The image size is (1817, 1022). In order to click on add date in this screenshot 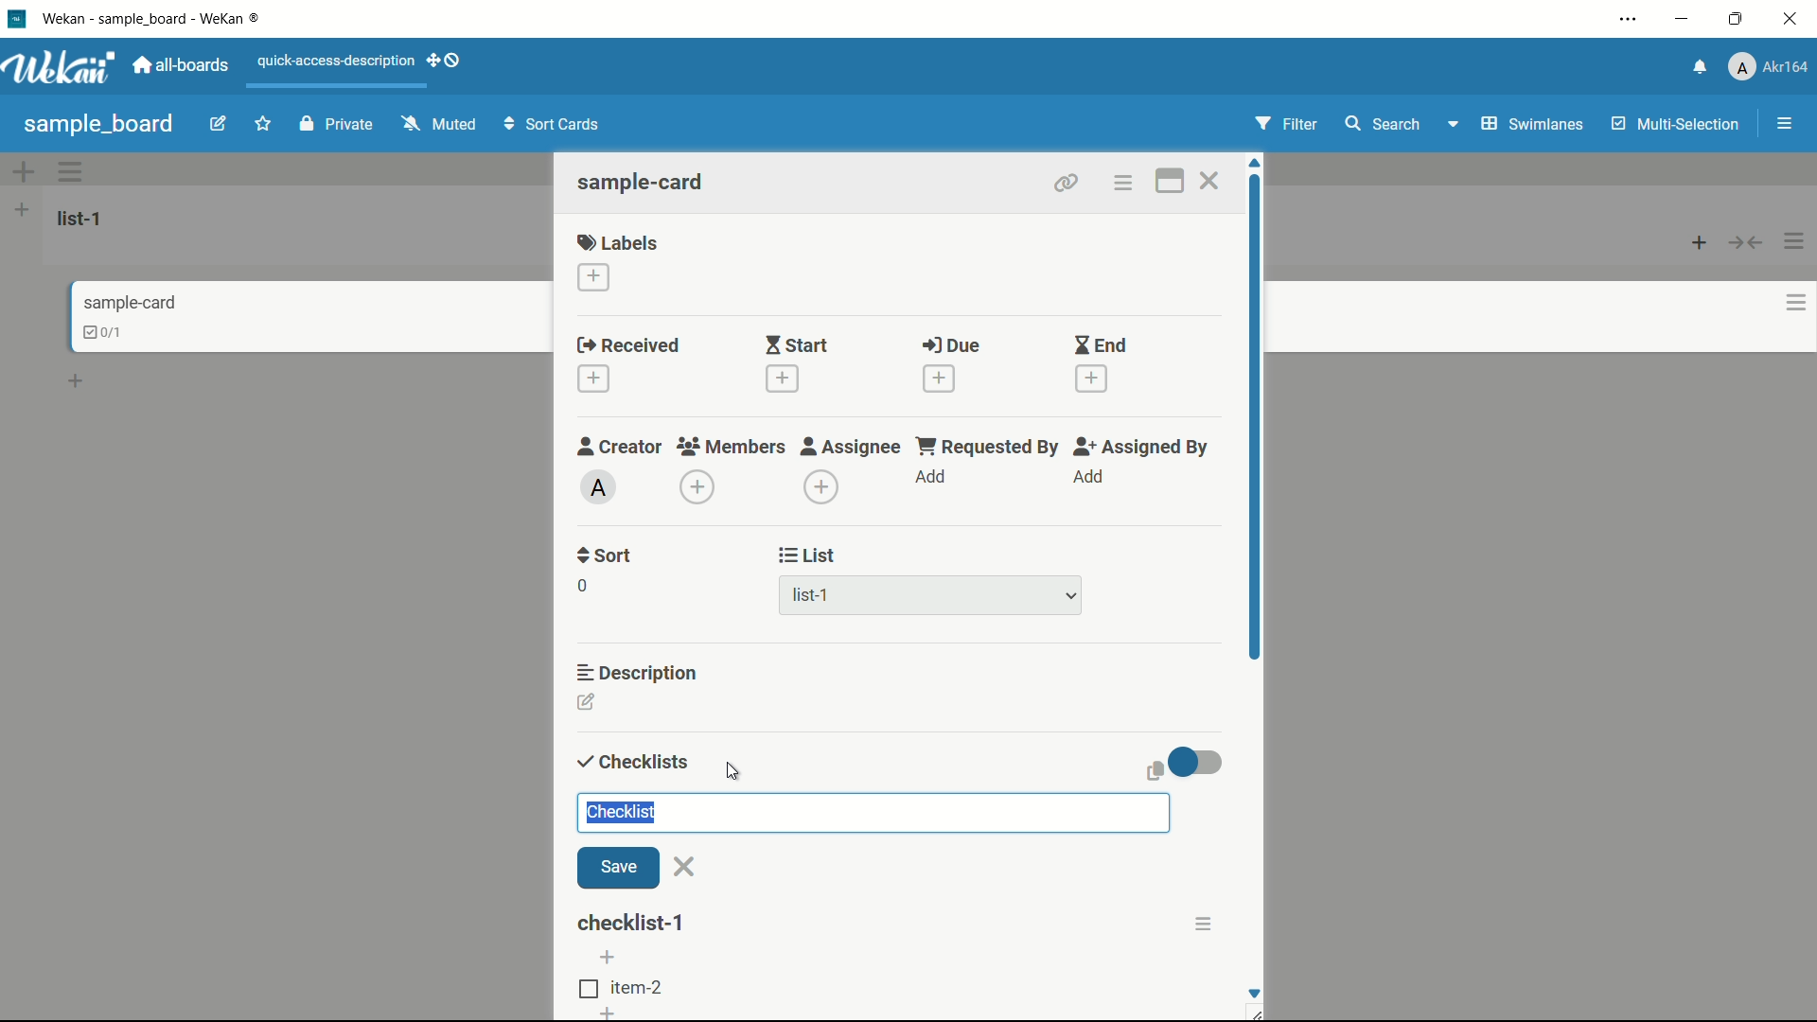, I will do `click(1092, 379)`.